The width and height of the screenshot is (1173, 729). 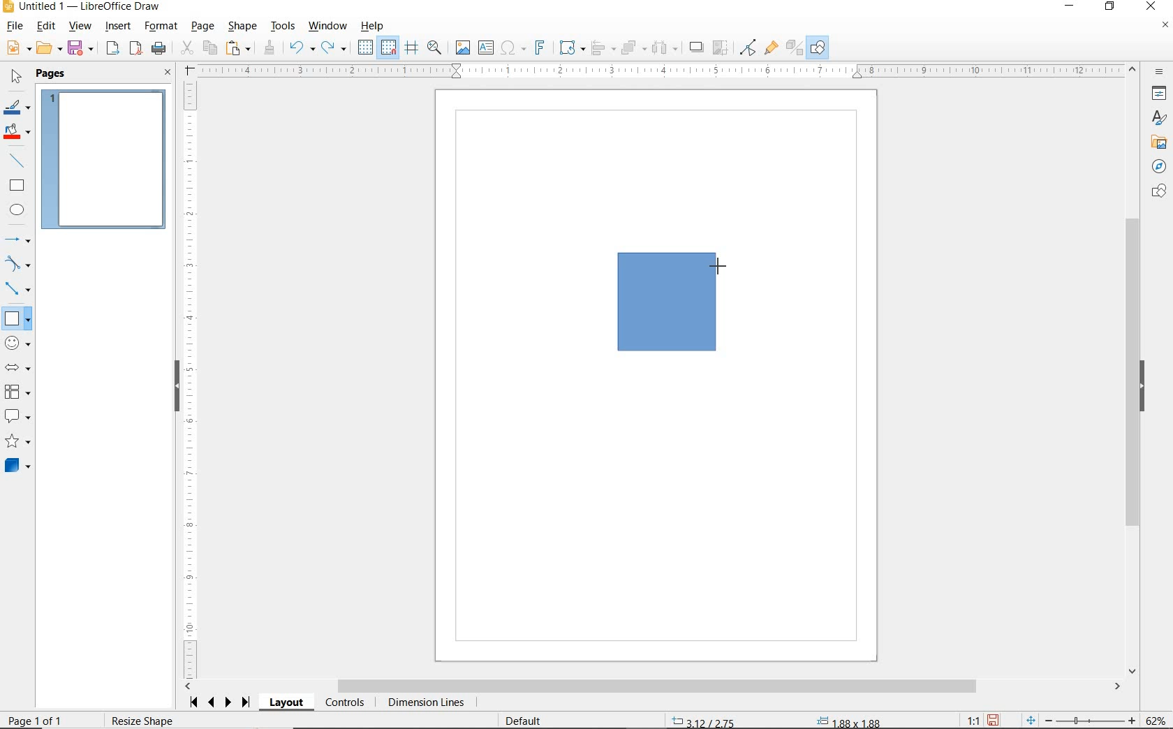 What do you see at coordinates (113, 50) in the screenshot?
I see `EXPORT` at bounding box center [113, 50].